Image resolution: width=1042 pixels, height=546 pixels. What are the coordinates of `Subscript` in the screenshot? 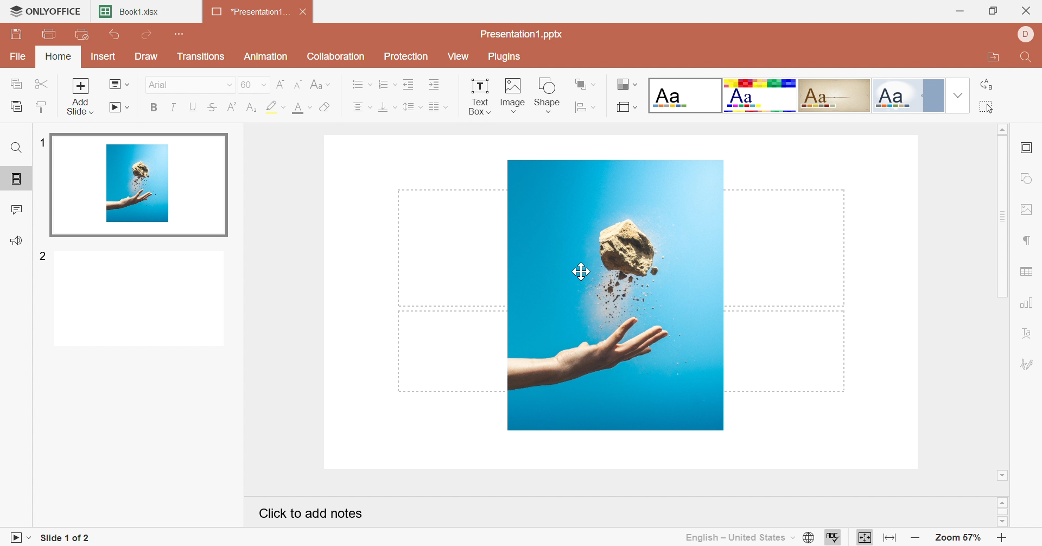 It's located at (251, 107).